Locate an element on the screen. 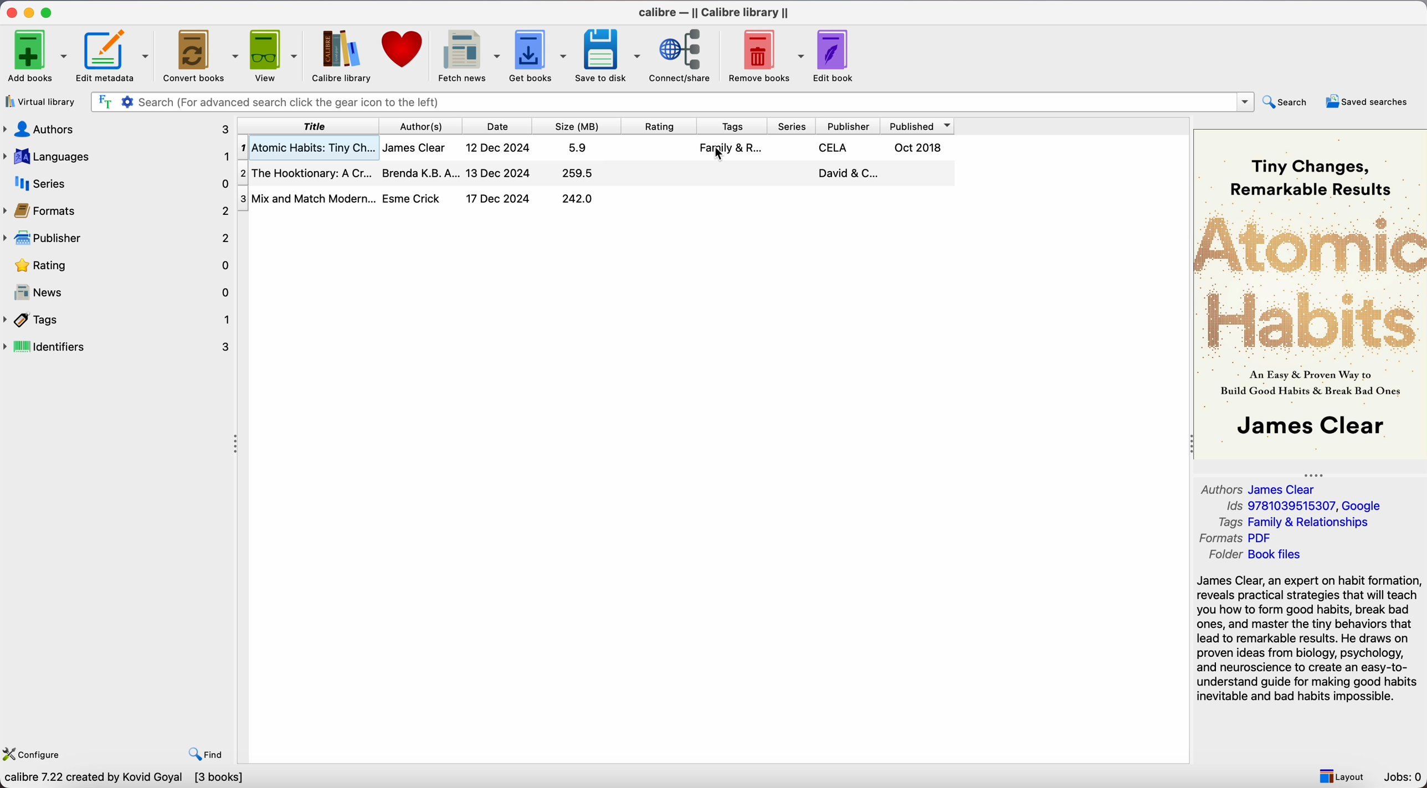  get books is located at coordinates (538, 55).